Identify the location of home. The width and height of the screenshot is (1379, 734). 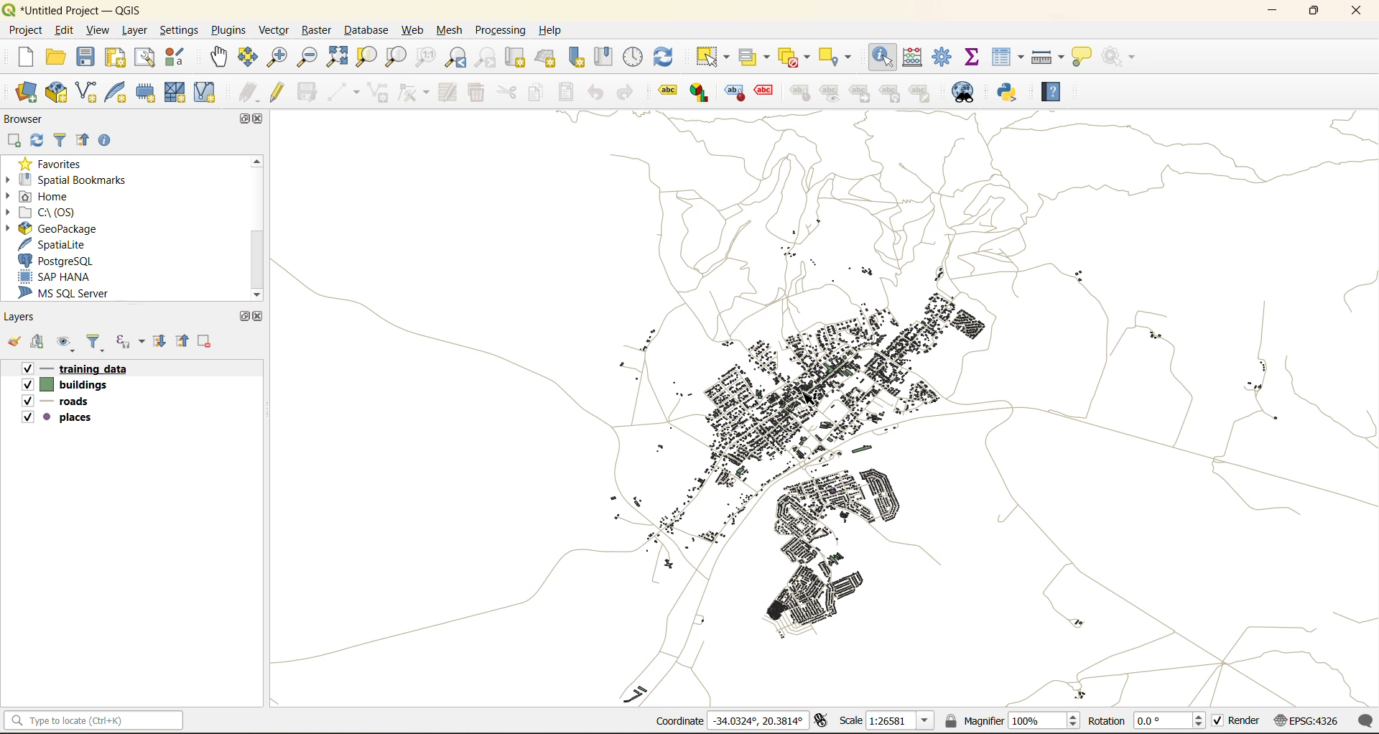
(43, 196).